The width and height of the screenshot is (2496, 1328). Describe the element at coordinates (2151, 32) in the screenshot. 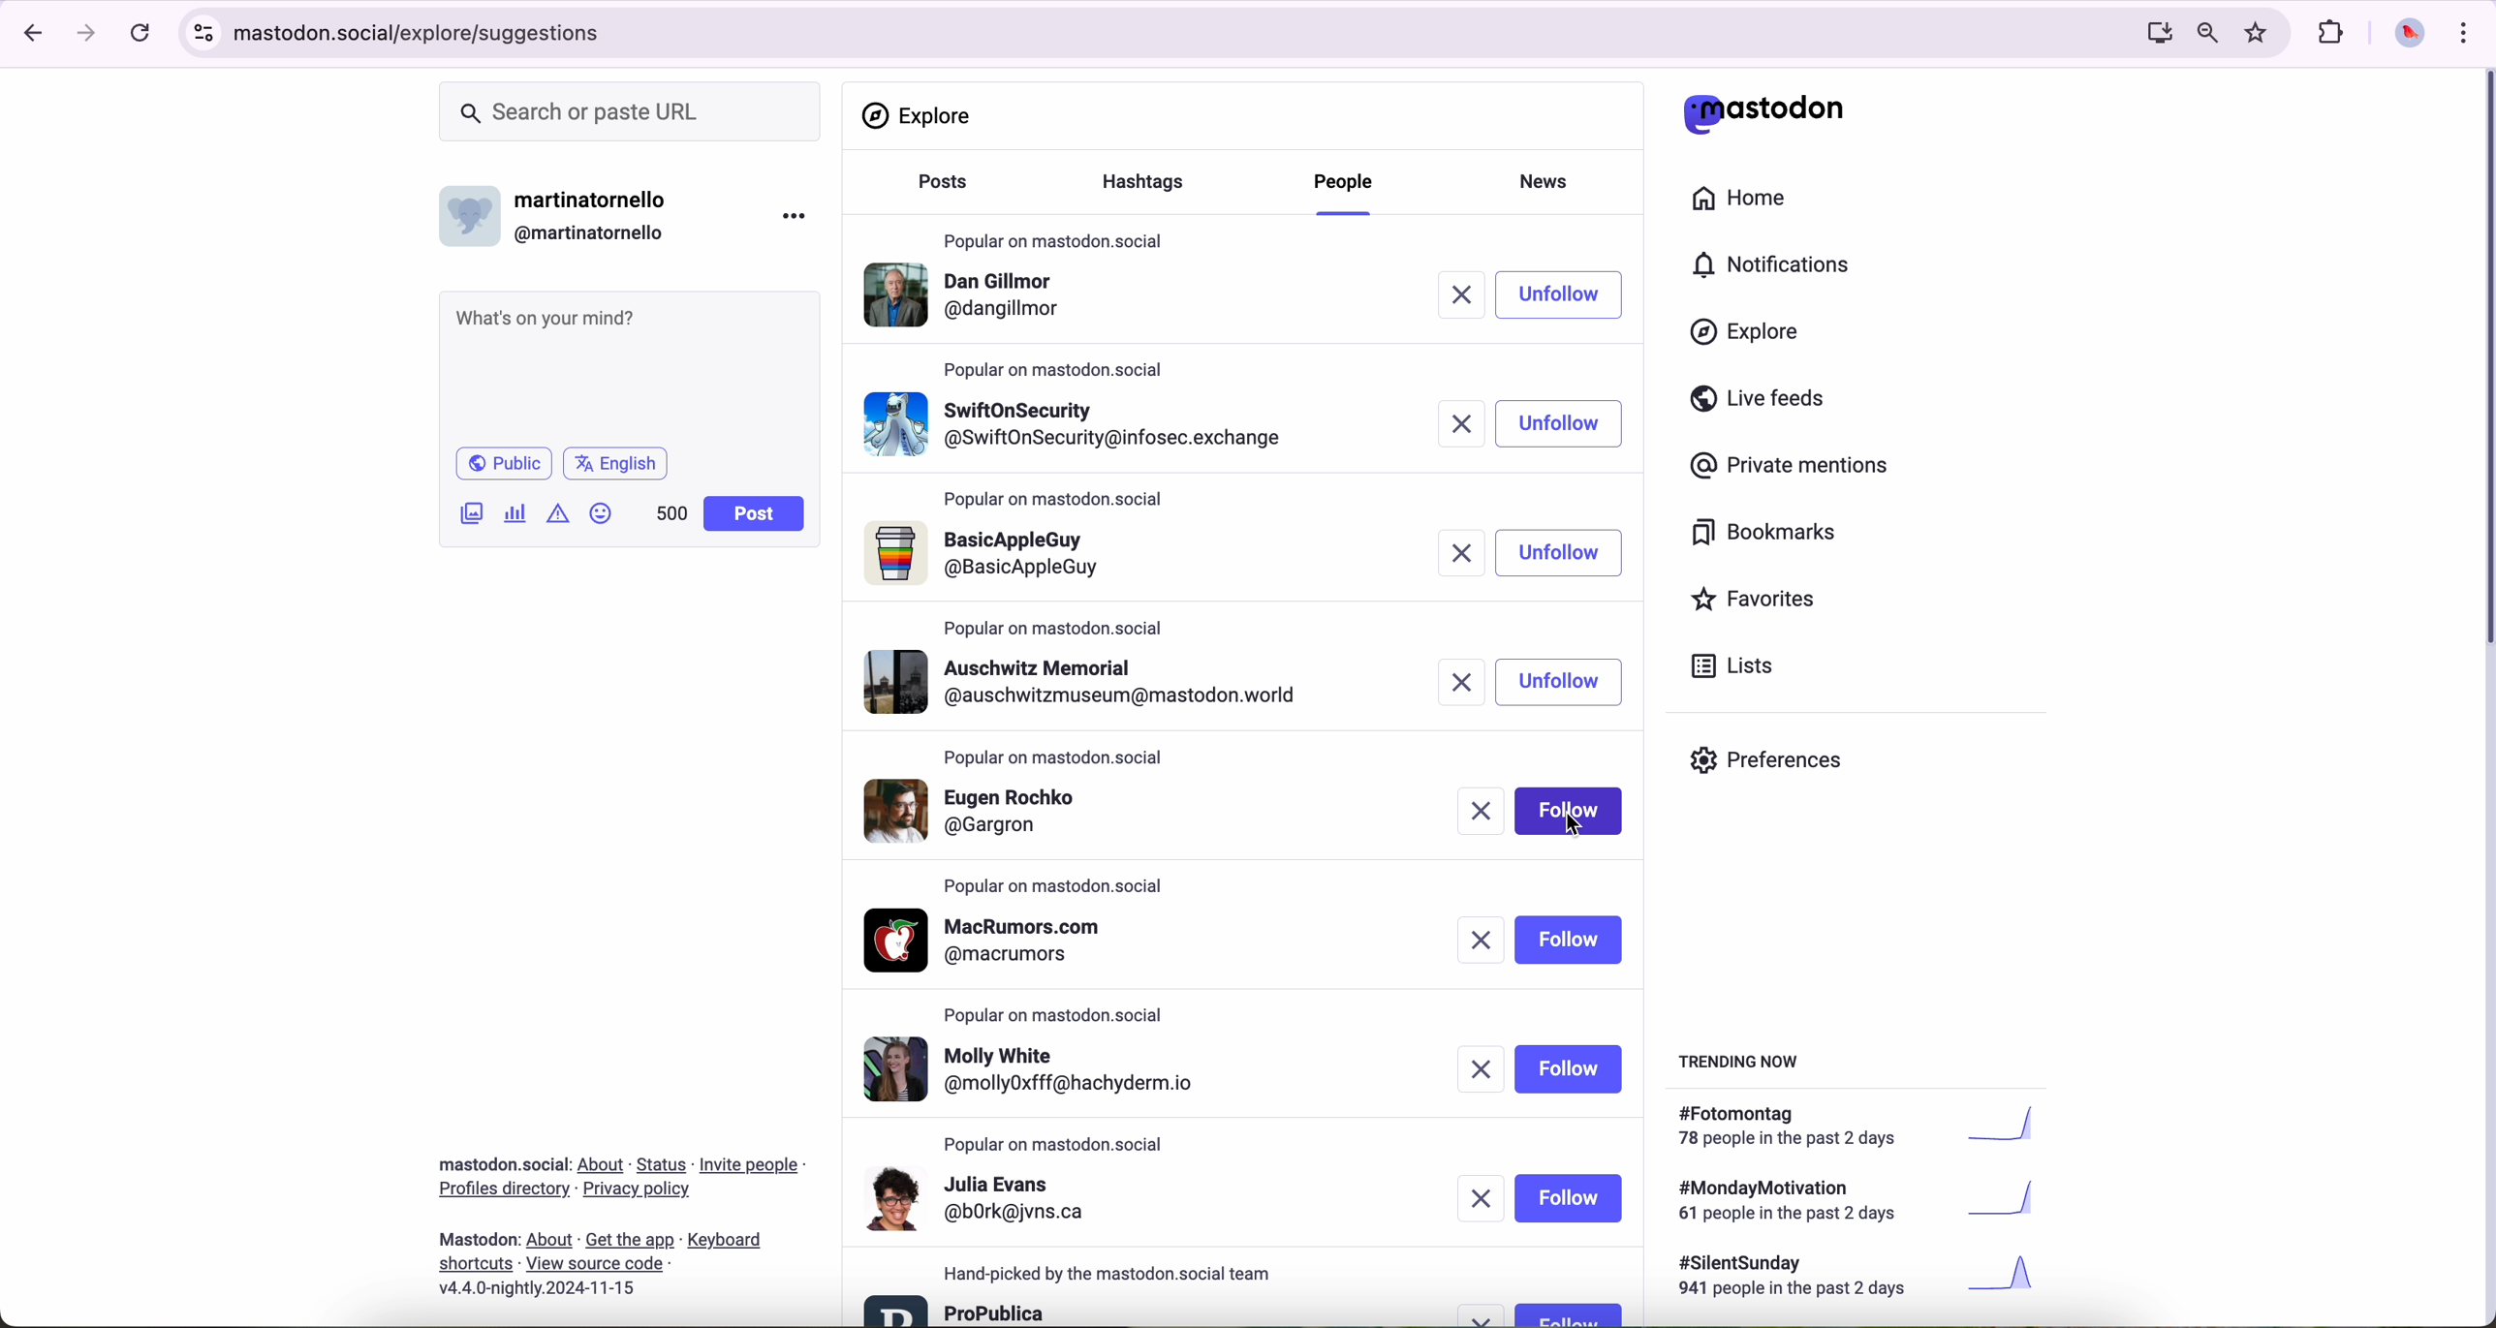

I see `computer` at that location.